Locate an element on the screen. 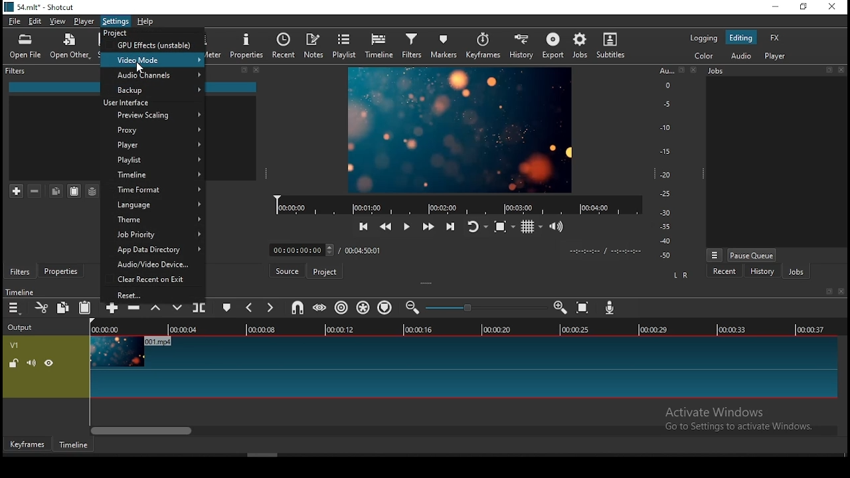  fx is located at coordinates (776, 39).